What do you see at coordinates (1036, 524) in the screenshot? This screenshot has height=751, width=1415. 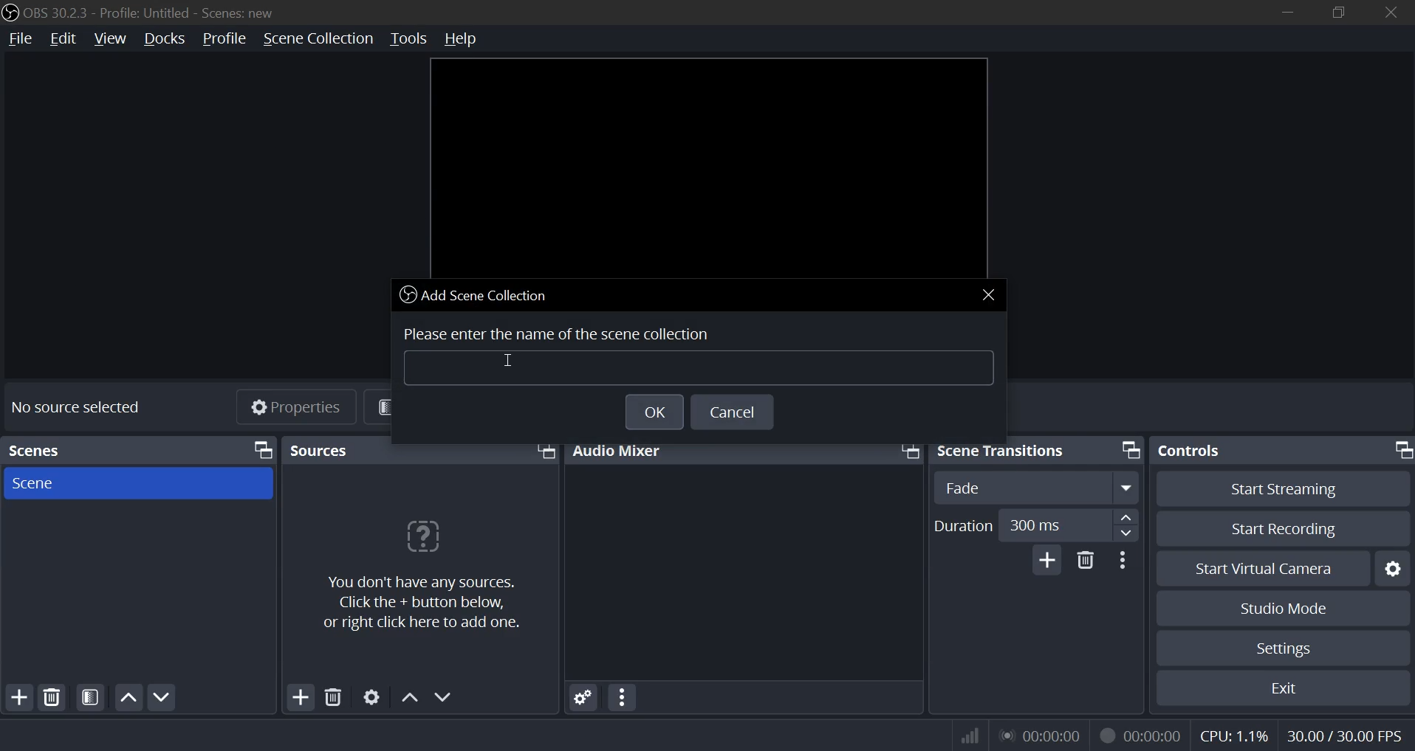 I see `duration number` at bounding box center [1036, 524].